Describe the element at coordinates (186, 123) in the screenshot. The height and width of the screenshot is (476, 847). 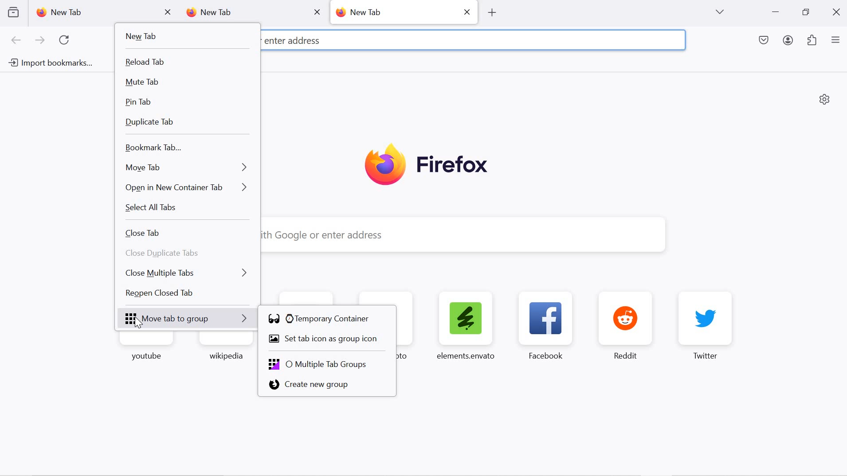
I see `duplicate tab` at that location.